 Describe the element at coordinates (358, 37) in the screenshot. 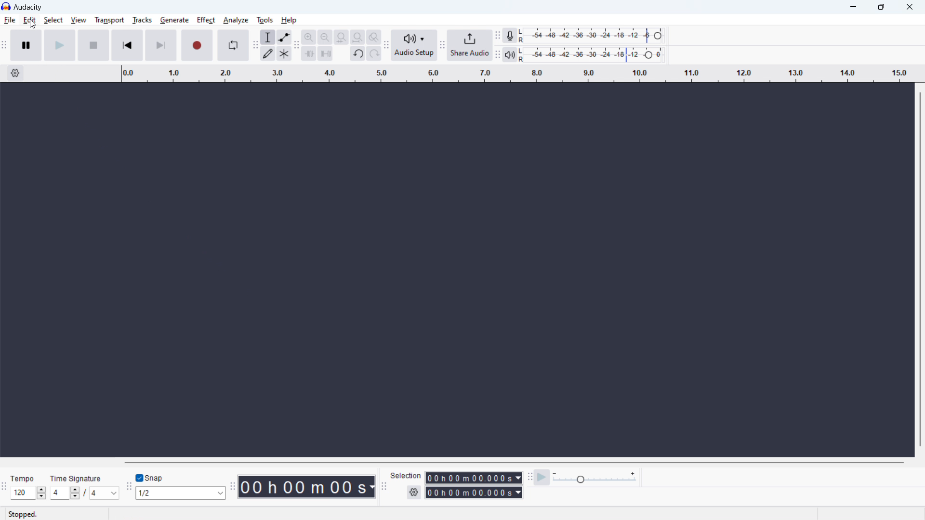

I see `fit project to width` at that location.